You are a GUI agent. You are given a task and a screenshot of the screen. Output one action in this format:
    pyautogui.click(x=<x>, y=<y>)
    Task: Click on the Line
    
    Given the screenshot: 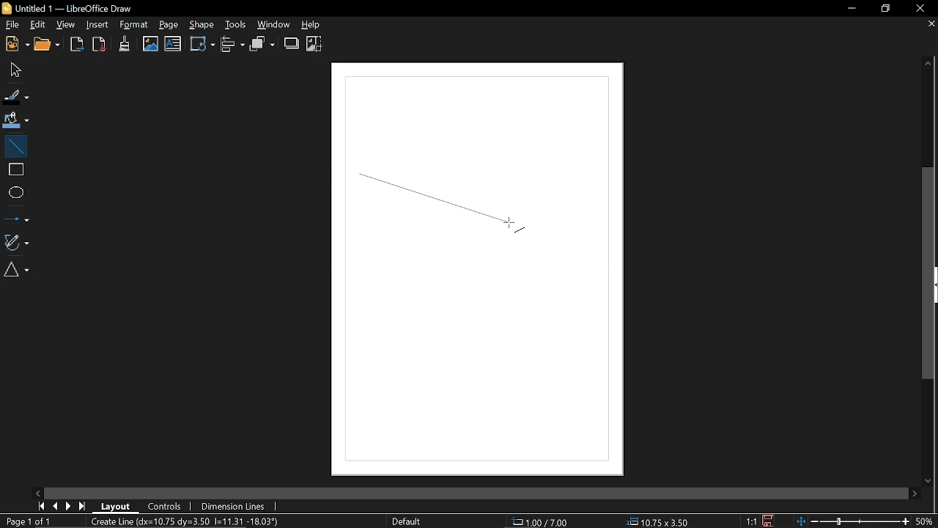 What is the action you would take?
    pyautogui.click(x=15, y=144)
    